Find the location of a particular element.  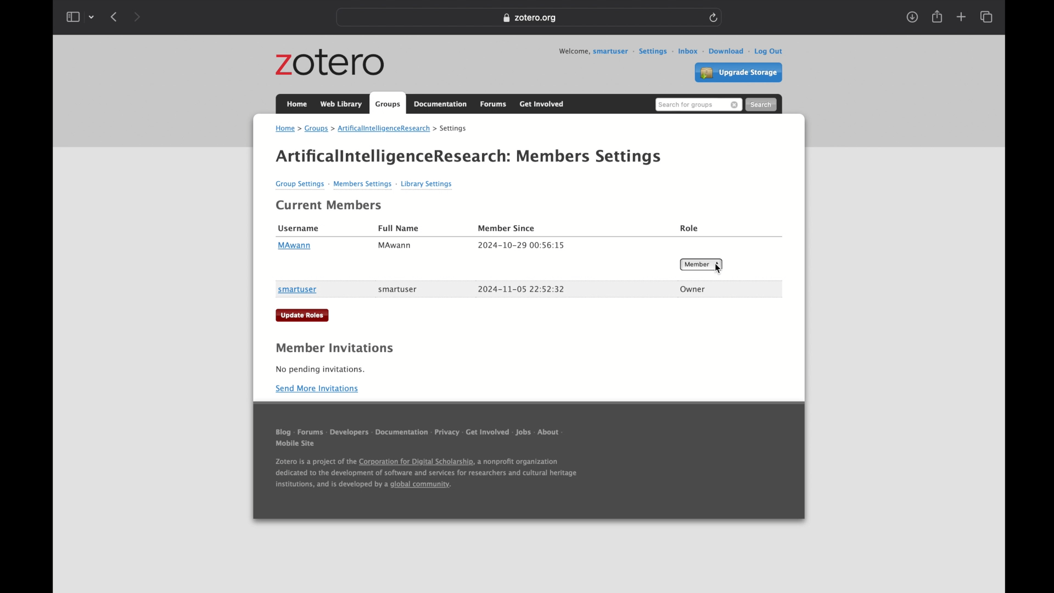

downloads is located at coordinates (913, 17).